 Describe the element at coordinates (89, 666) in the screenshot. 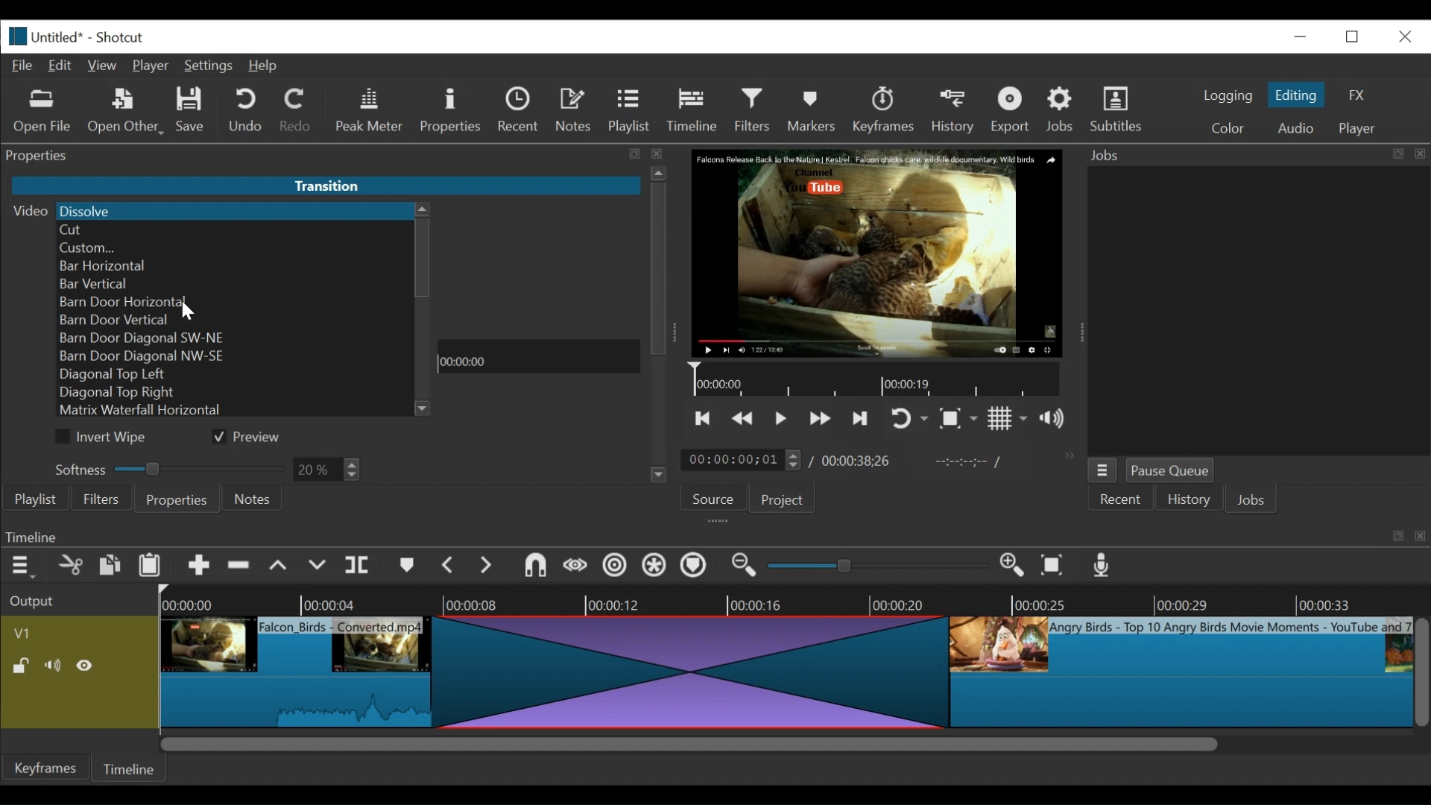

I see `Hide` at that location.